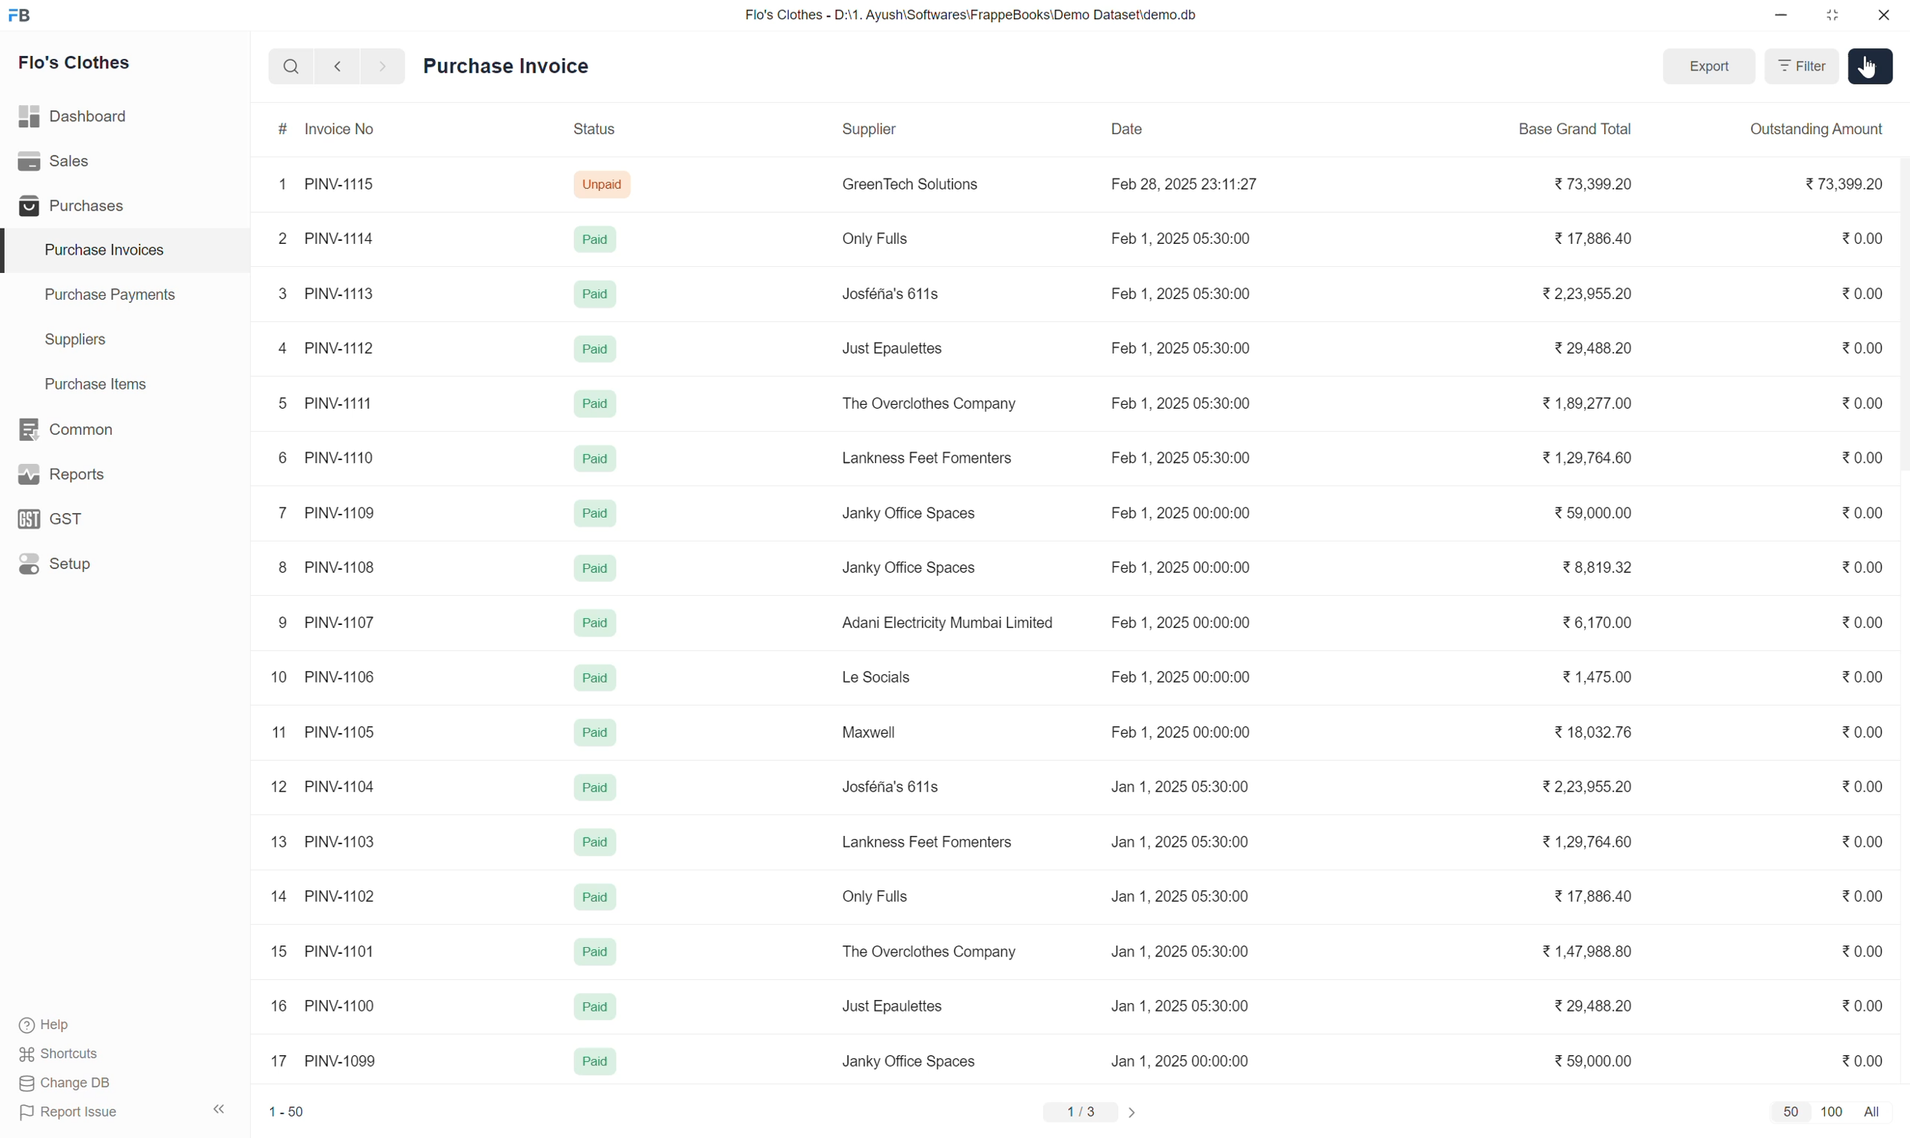  What do you see at coordinates (1602, 1006) in the screenshot?
I see `29,488.20` at bounding box center [1602, 1006].